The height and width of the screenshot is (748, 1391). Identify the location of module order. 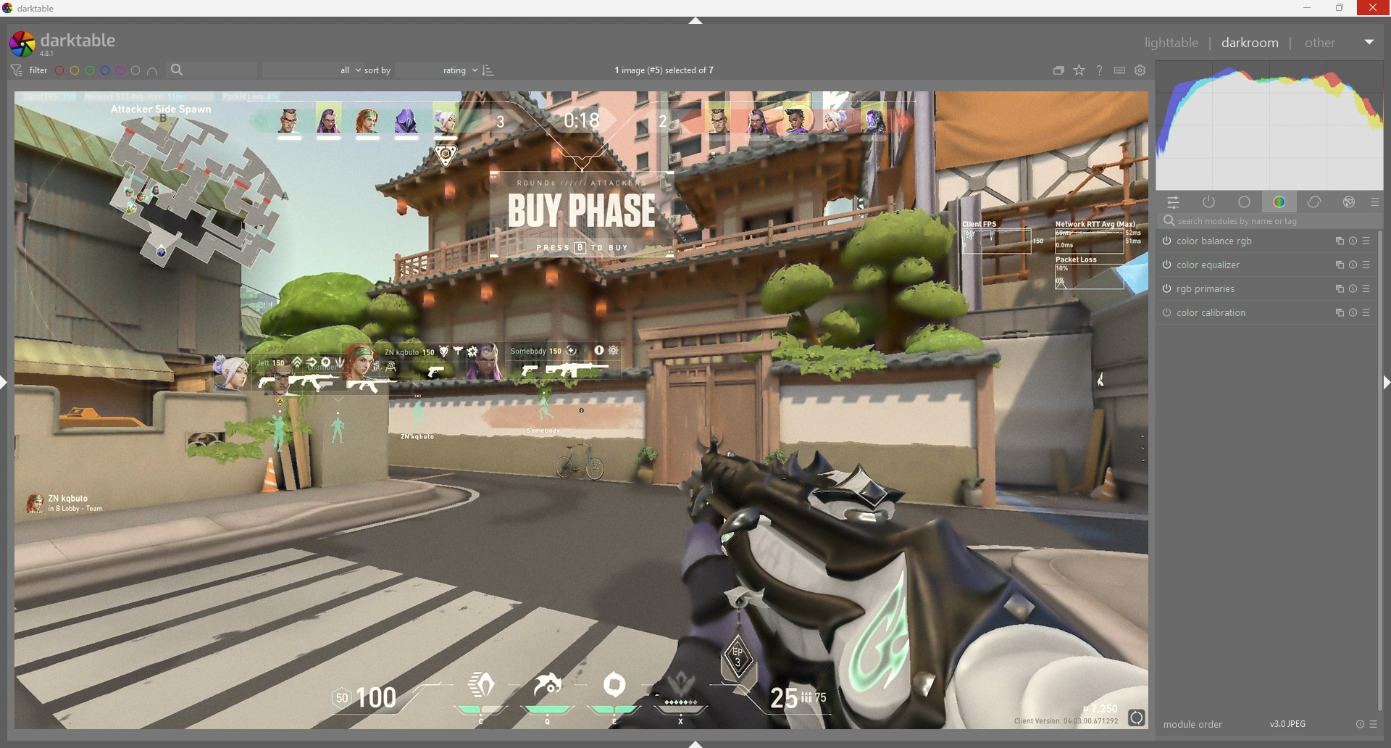
(1195, 724).